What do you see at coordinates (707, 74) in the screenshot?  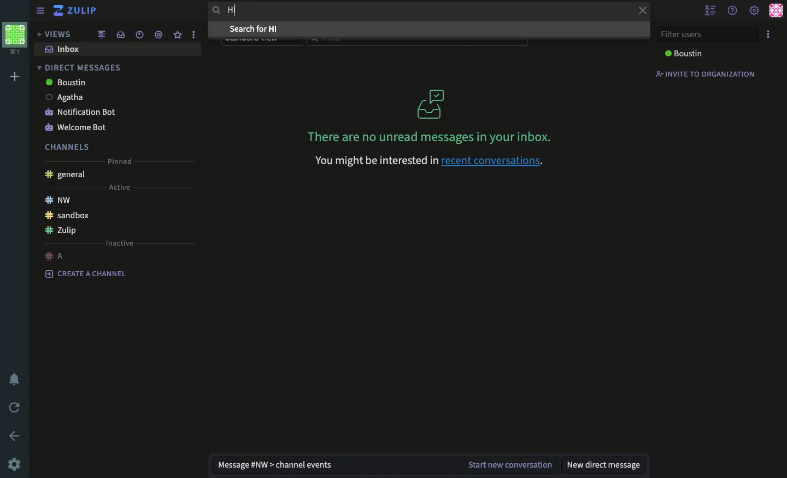 I see `invite to organization` at bounding box center [707, 74].